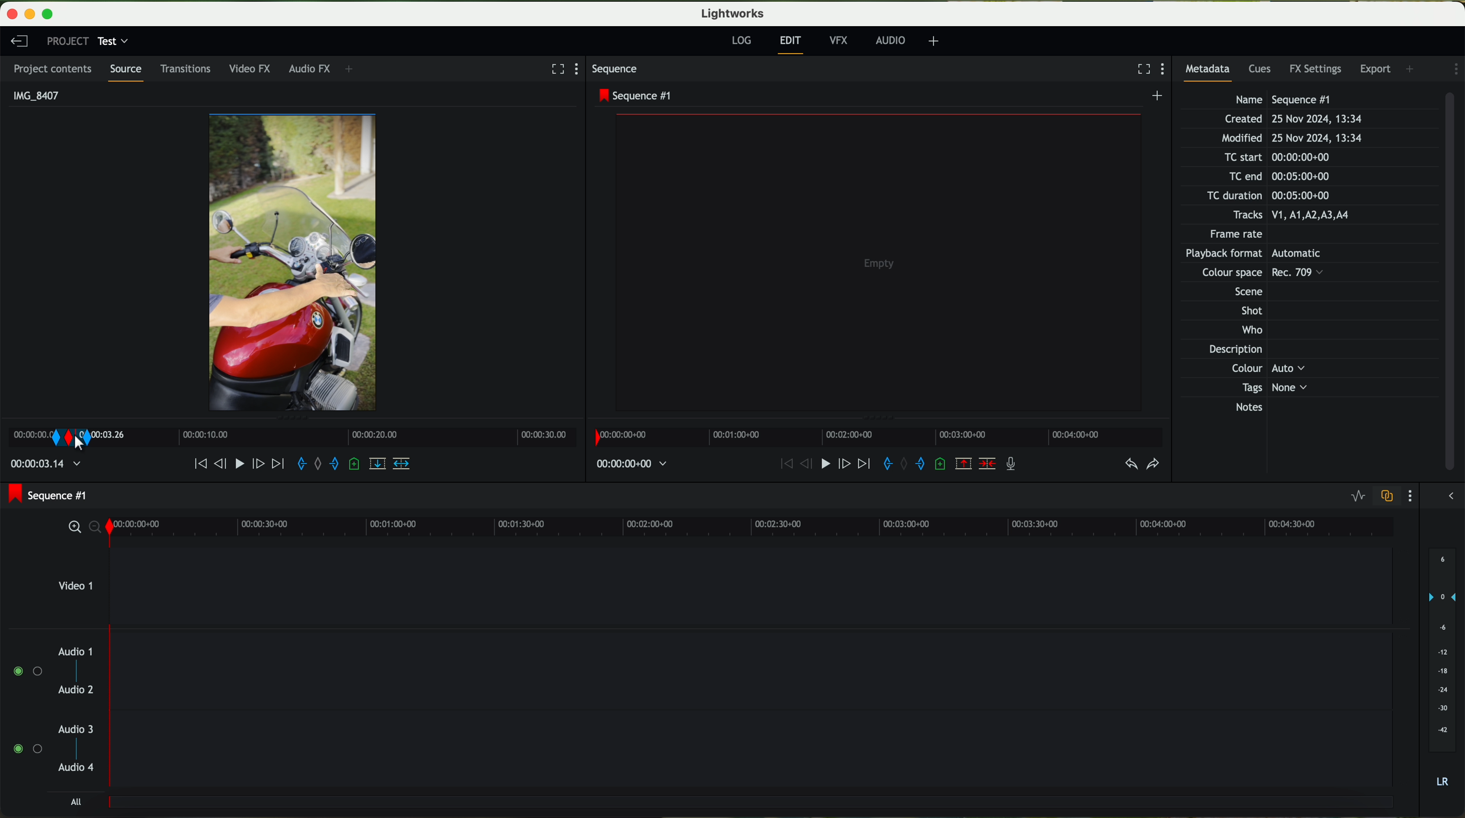 The image size is (1465, 818). What do you see at coordinates (1289, 216) in the screenshot?
I see `Tracks` at bounding box center [1289, 216].